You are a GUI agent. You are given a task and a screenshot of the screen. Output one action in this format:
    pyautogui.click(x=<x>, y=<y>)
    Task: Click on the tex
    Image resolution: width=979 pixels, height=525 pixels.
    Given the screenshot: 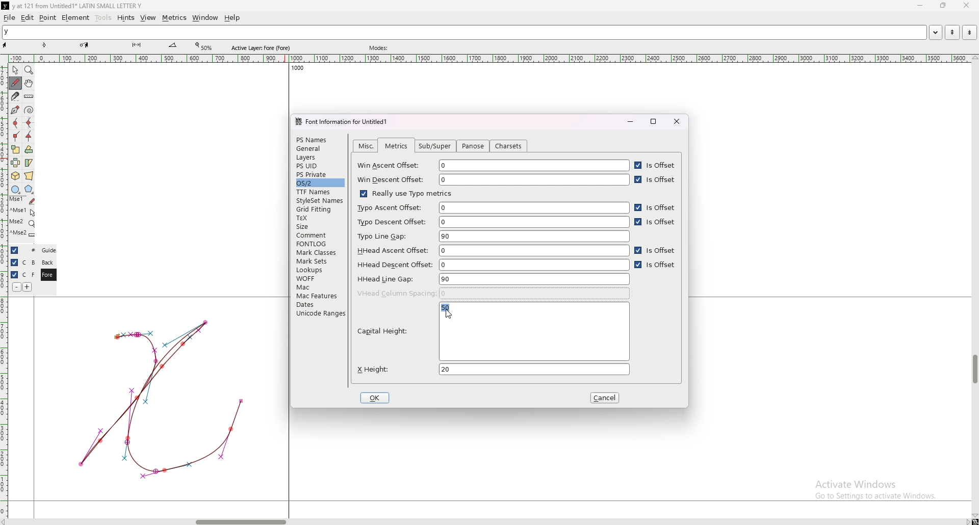 What is the action you would take?
    pyautogui.click(x=319, y=218)
    